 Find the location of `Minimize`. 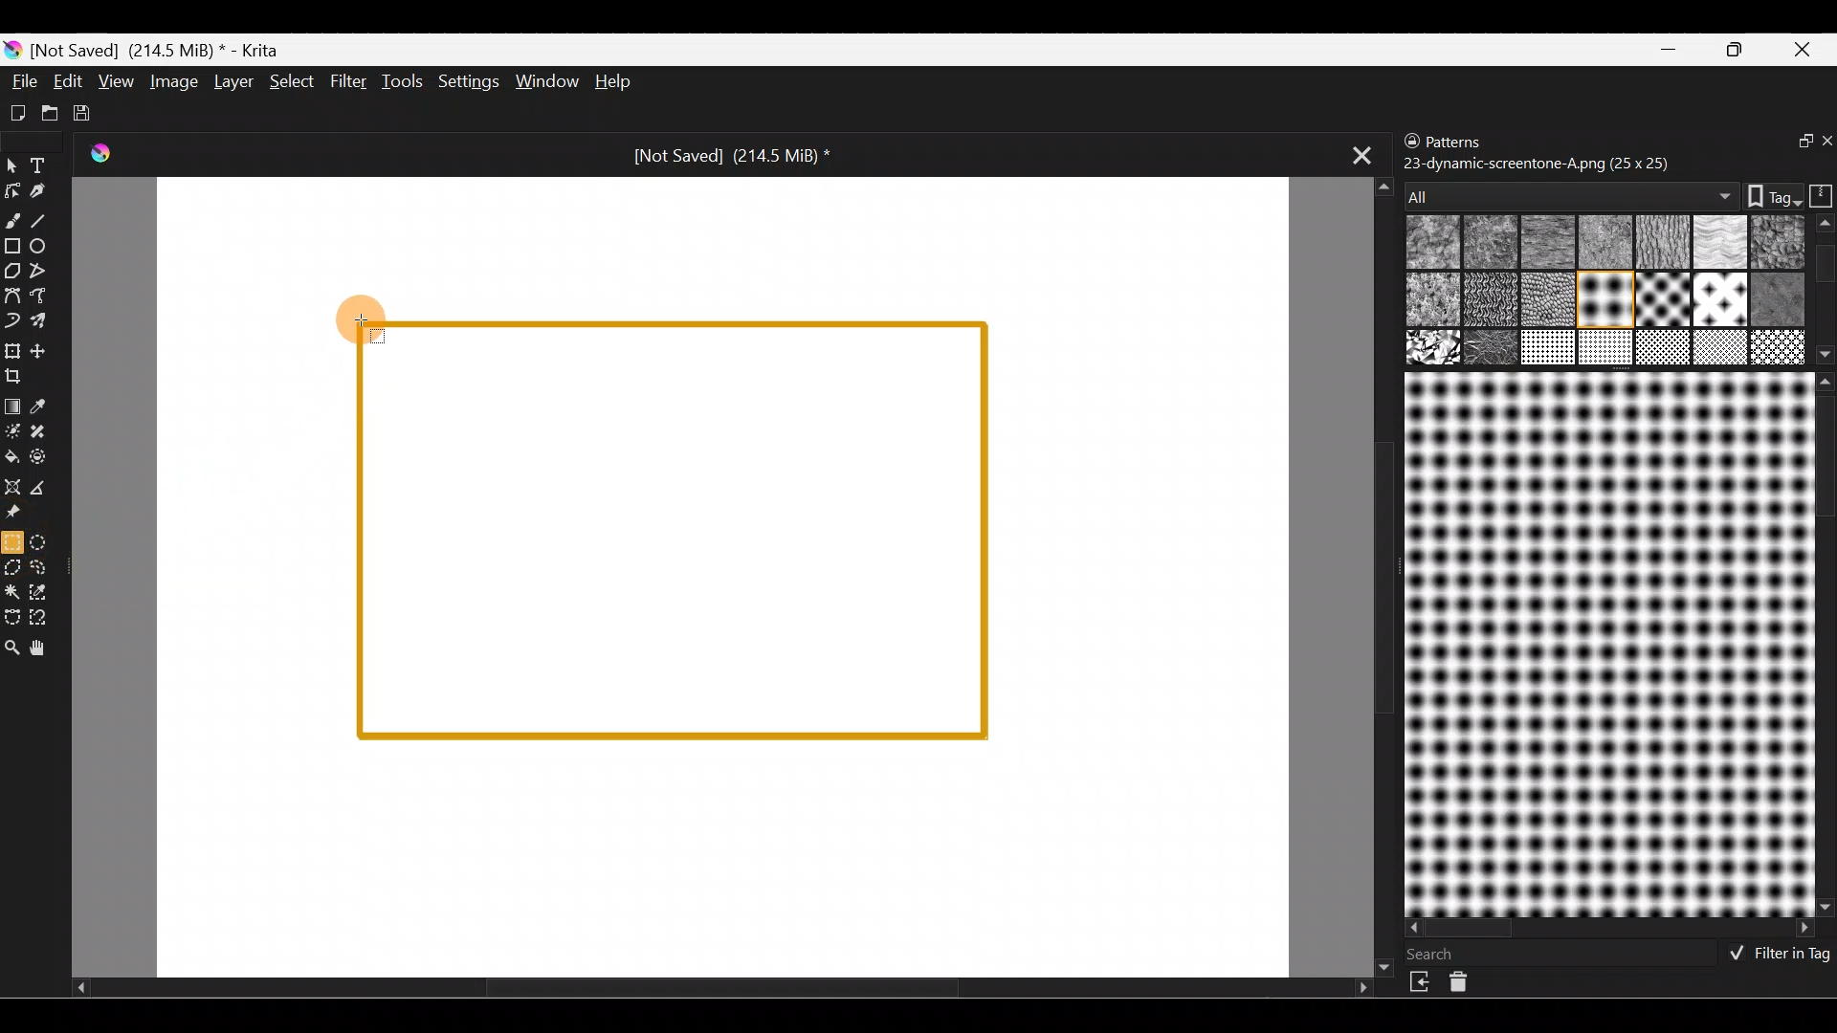

Minimize is located at coordinates (1671, 49).